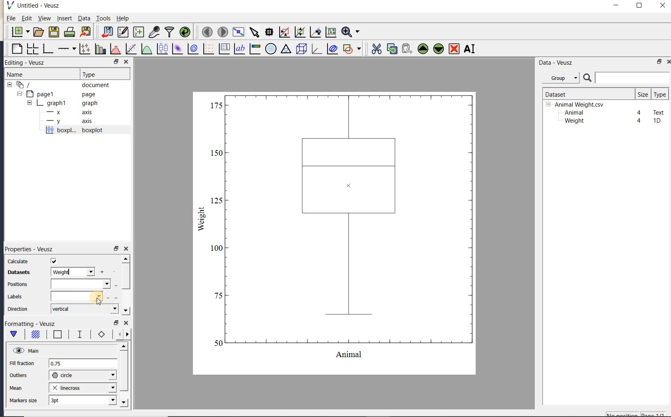 Image resolution: width=671 pixels, height=417 pixels. Describe the element at coordinates (350, 32) in the screenshot. I see `zoom function menus` at that location.